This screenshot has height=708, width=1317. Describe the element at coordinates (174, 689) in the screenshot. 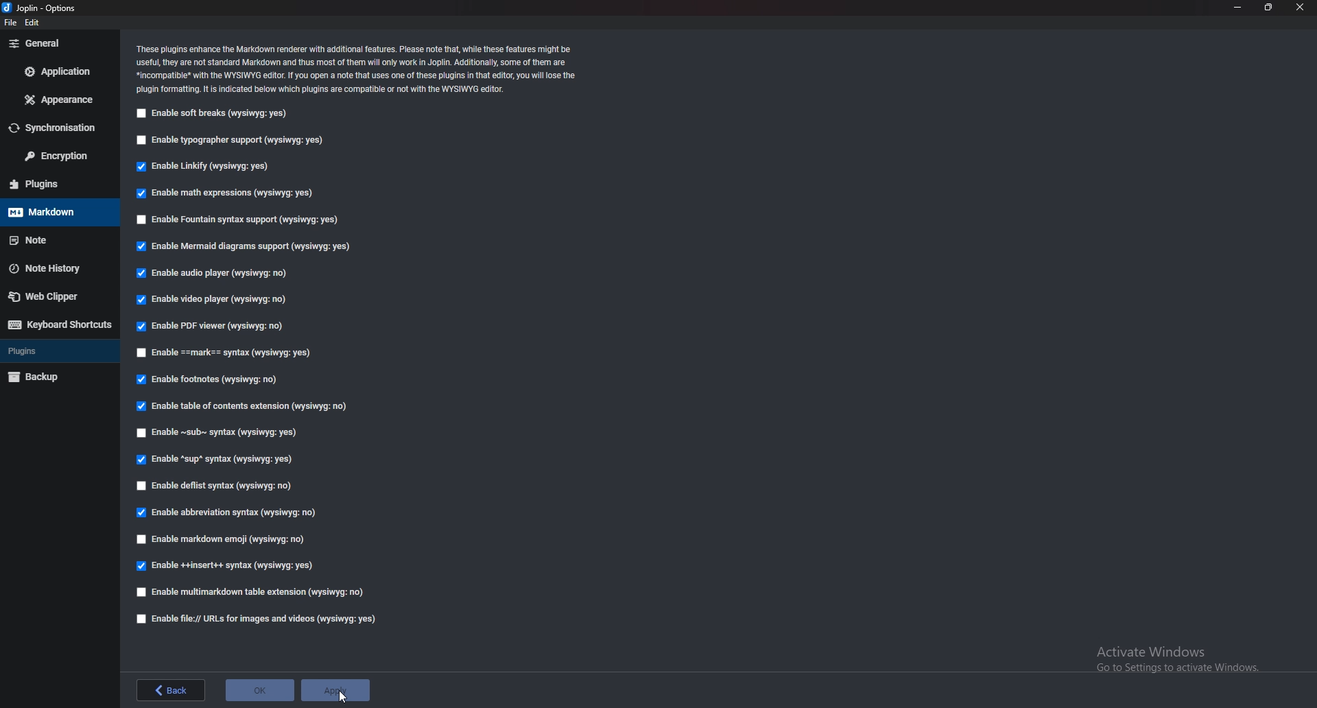

I see `back` at that location.